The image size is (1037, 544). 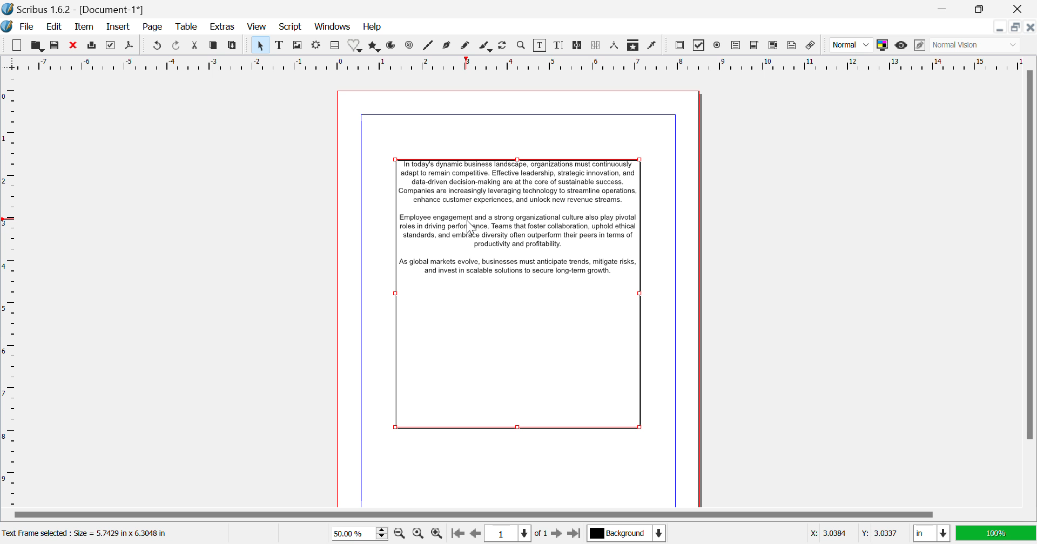 I want to click on Scroll Bar, so click(x=524, y=514).